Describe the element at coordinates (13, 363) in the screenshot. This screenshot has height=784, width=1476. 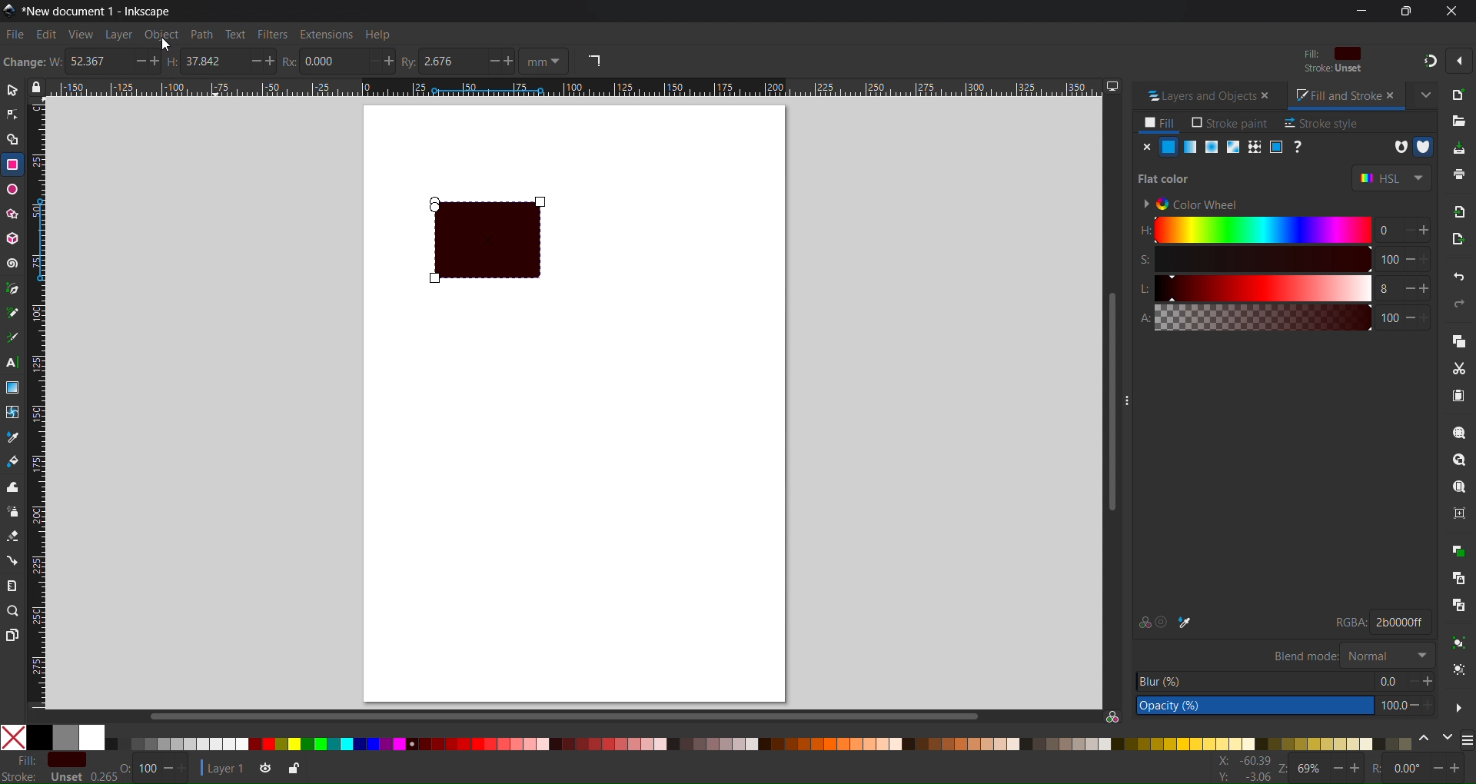
I see `Text tool` at that location.